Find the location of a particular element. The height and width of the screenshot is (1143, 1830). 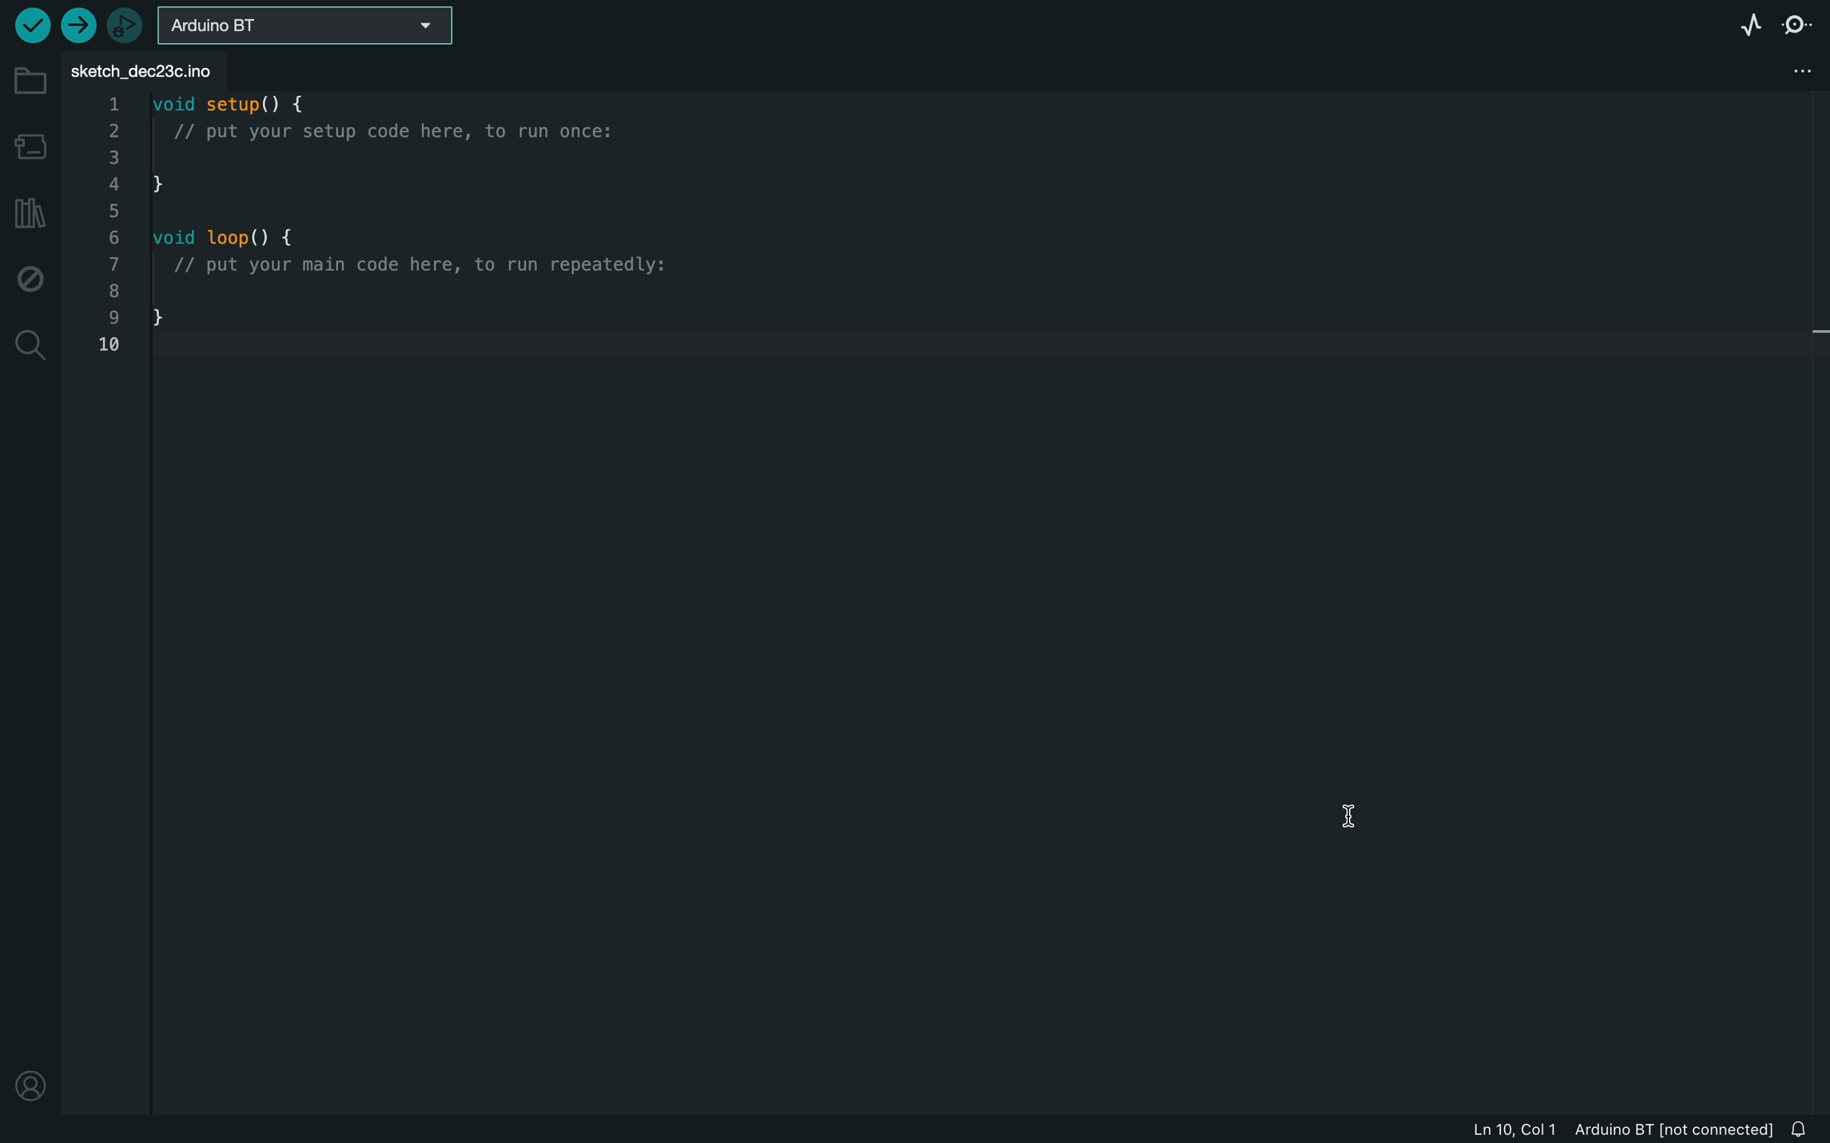

search is located at coordinates (26, 347).